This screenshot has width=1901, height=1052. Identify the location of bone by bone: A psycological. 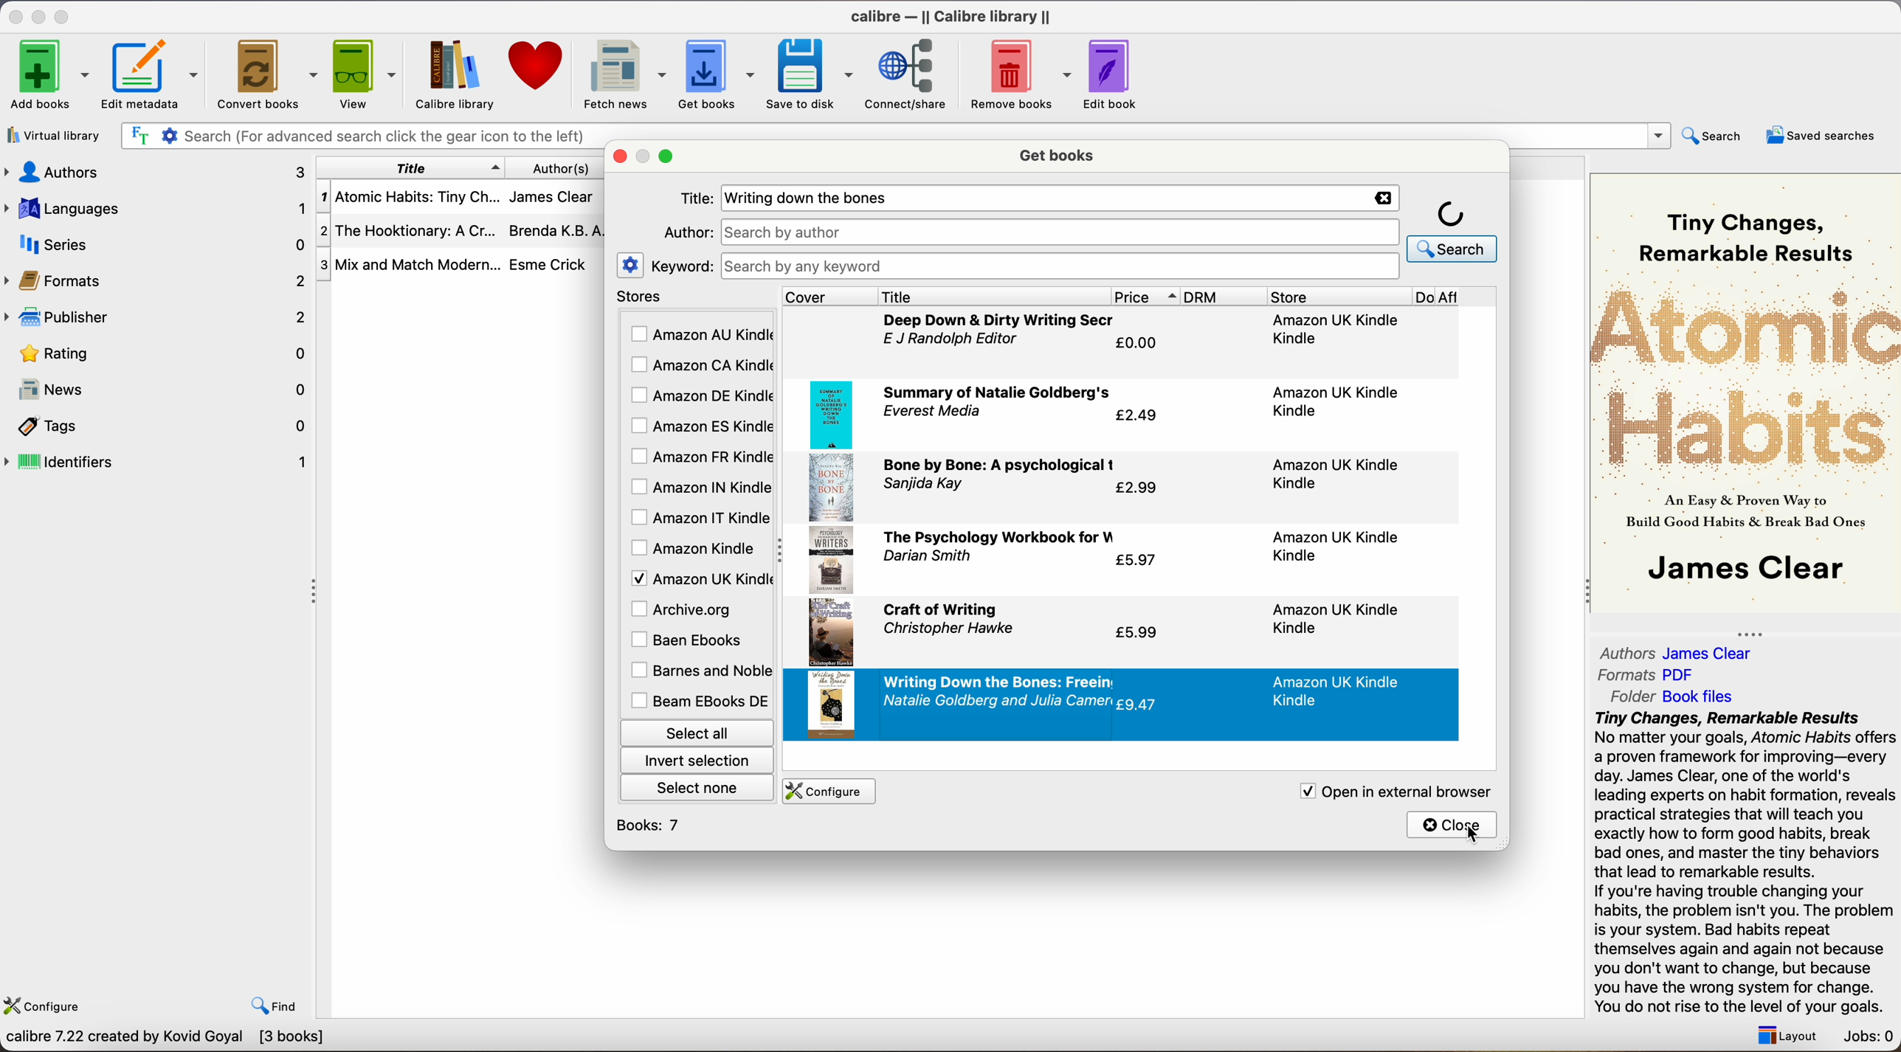
(1001, 466).